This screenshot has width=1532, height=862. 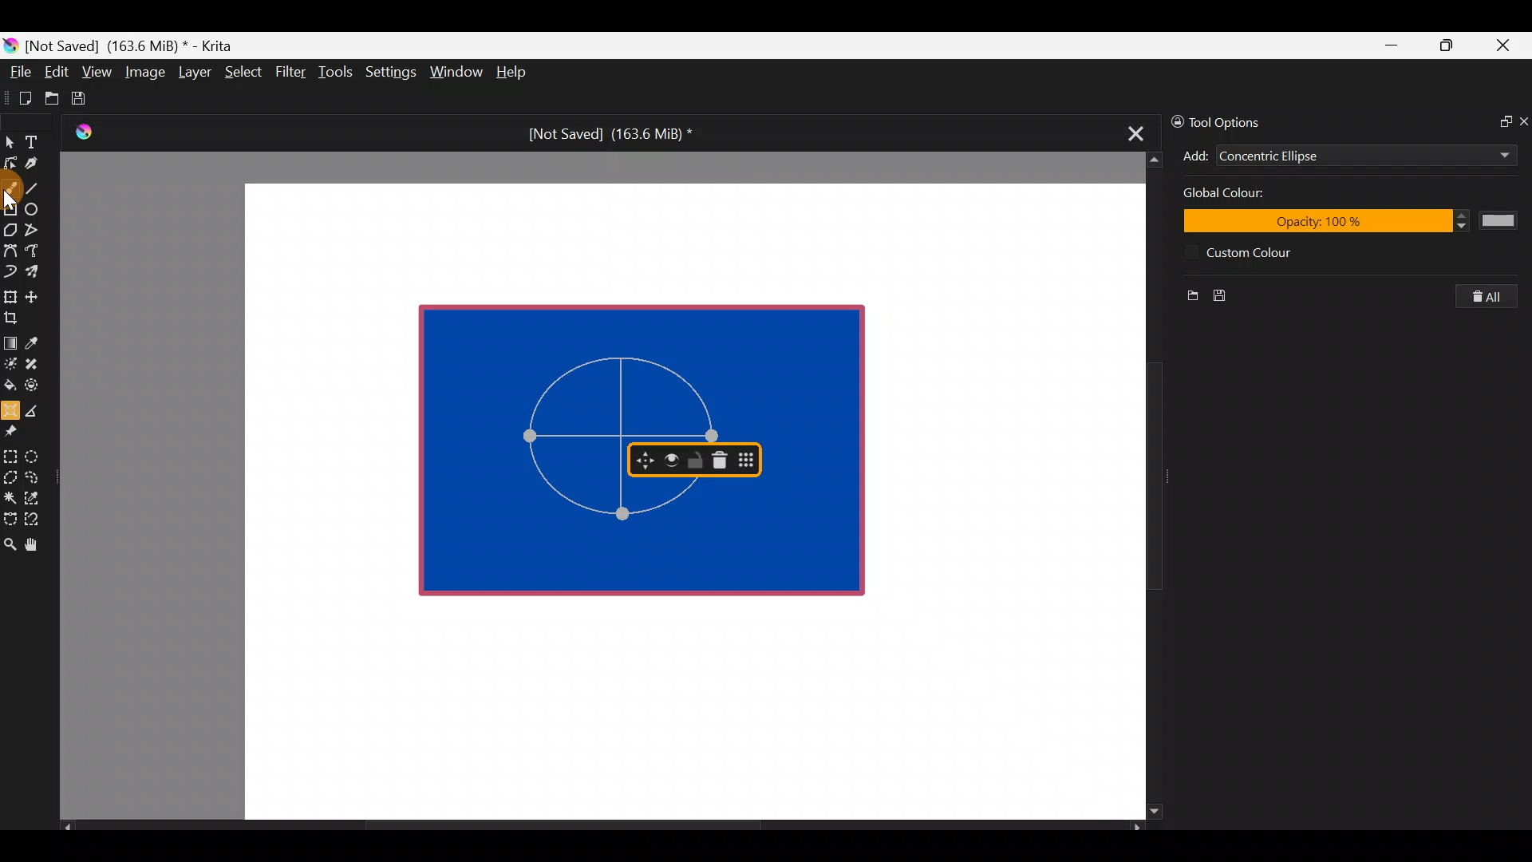 I want to click on Move docker, so click(x=748, y=458).